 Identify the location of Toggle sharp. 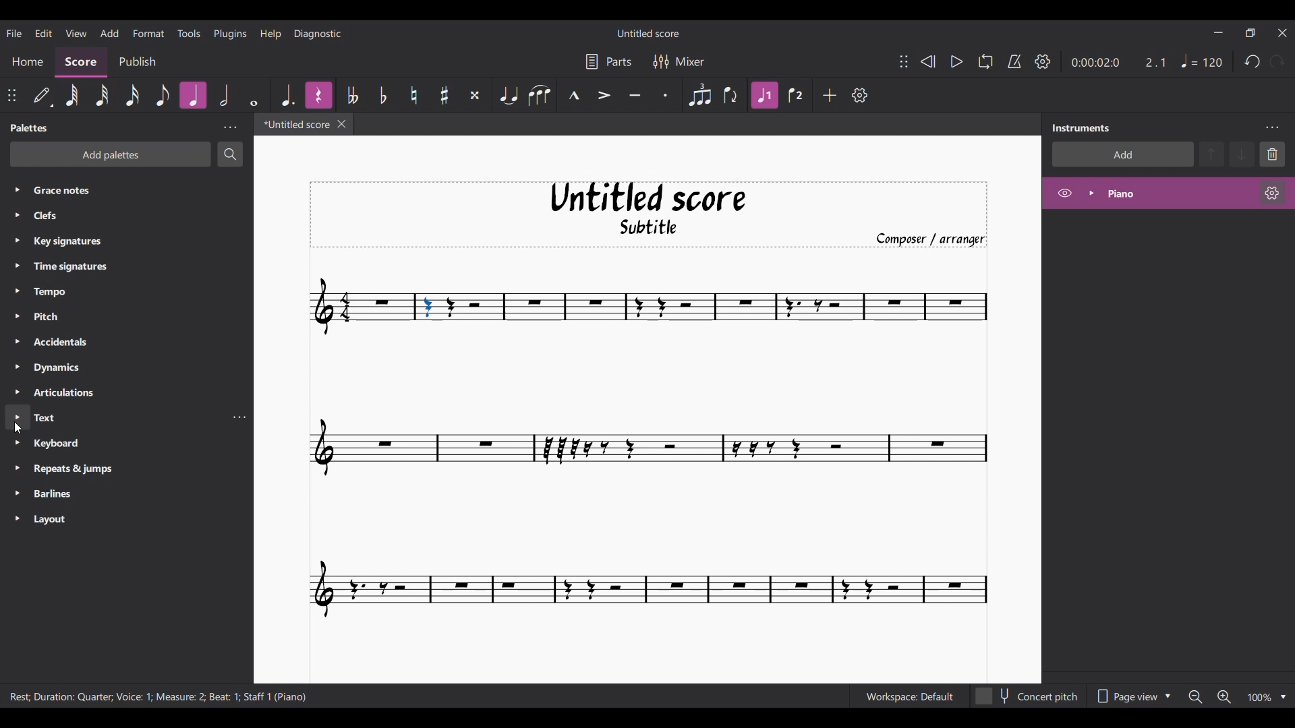
(444, 95).